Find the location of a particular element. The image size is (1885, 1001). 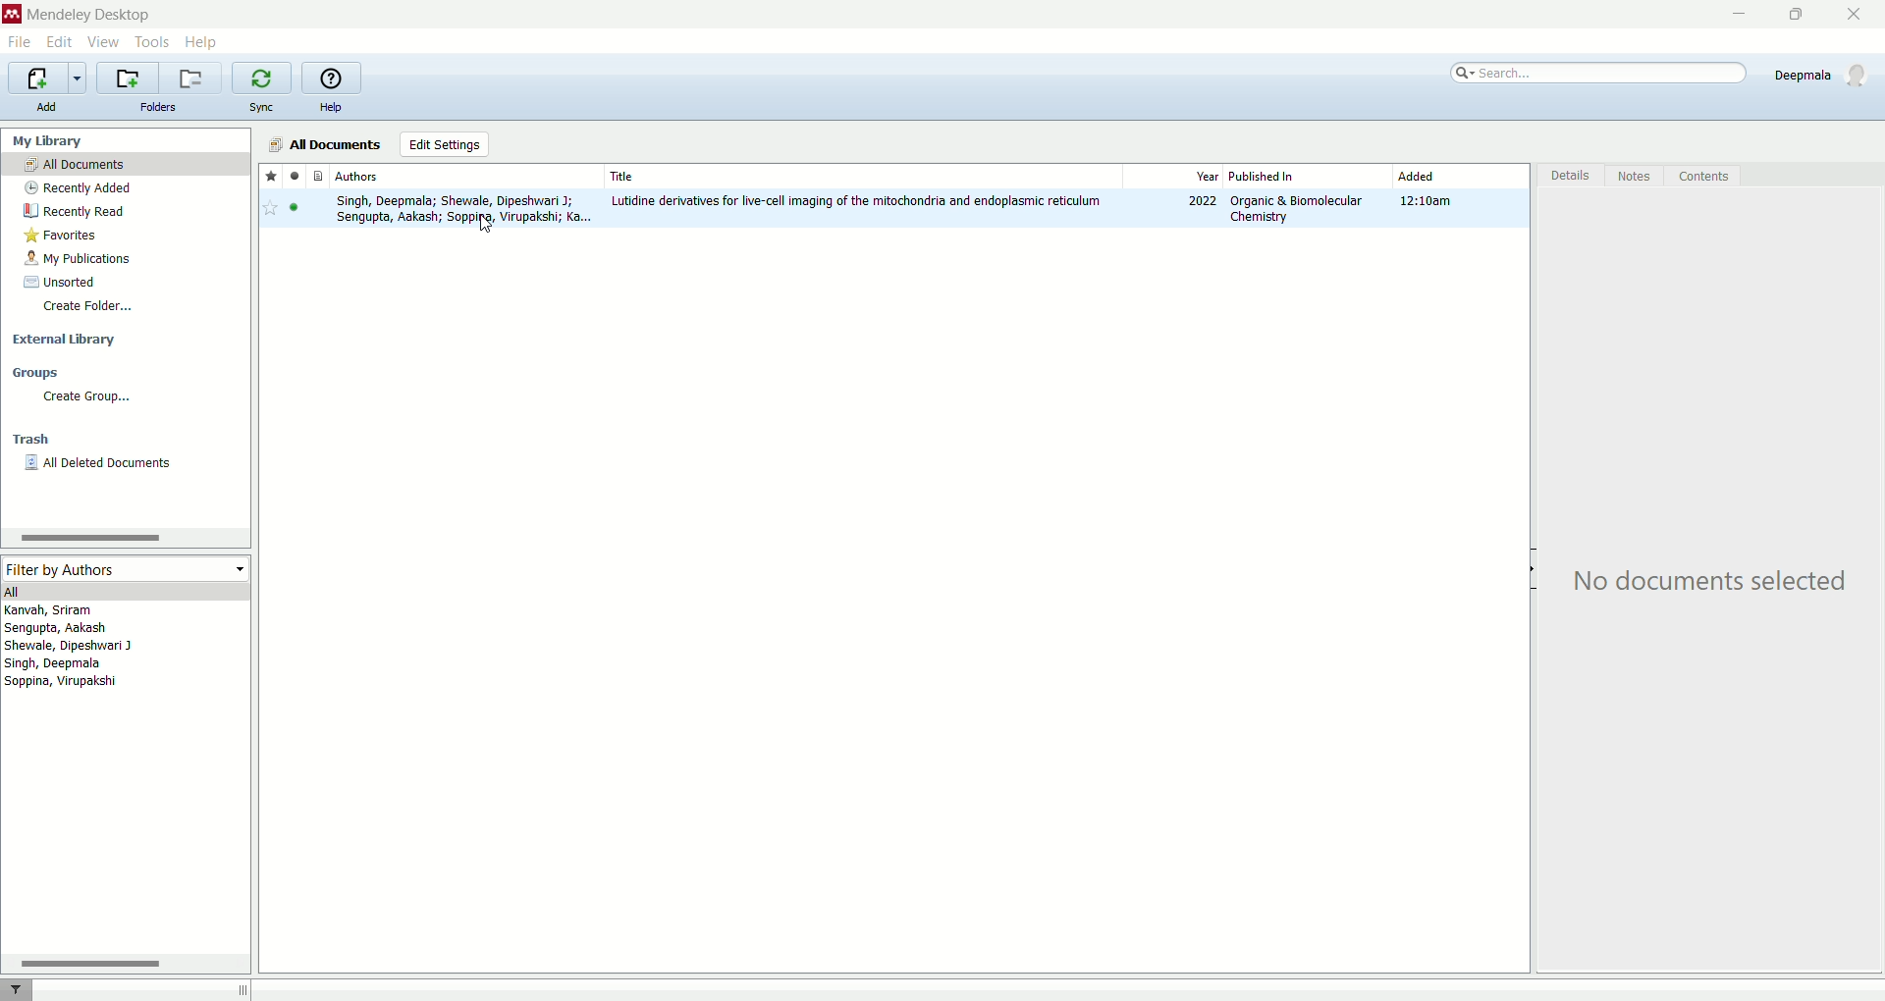

all is located at coordinates (126, 591).